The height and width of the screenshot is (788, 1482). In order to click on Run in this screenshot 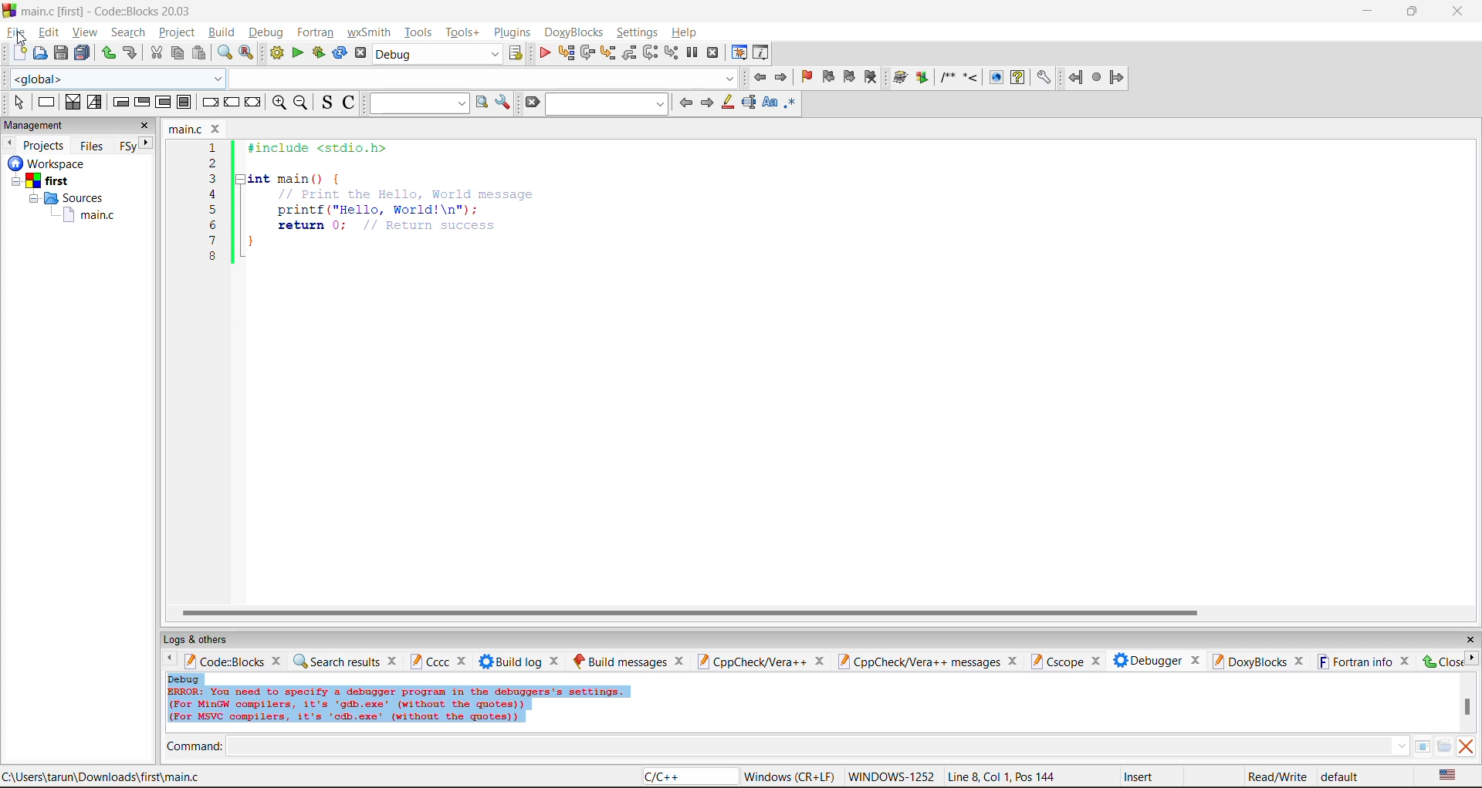, I will do `click(922, 77)`.